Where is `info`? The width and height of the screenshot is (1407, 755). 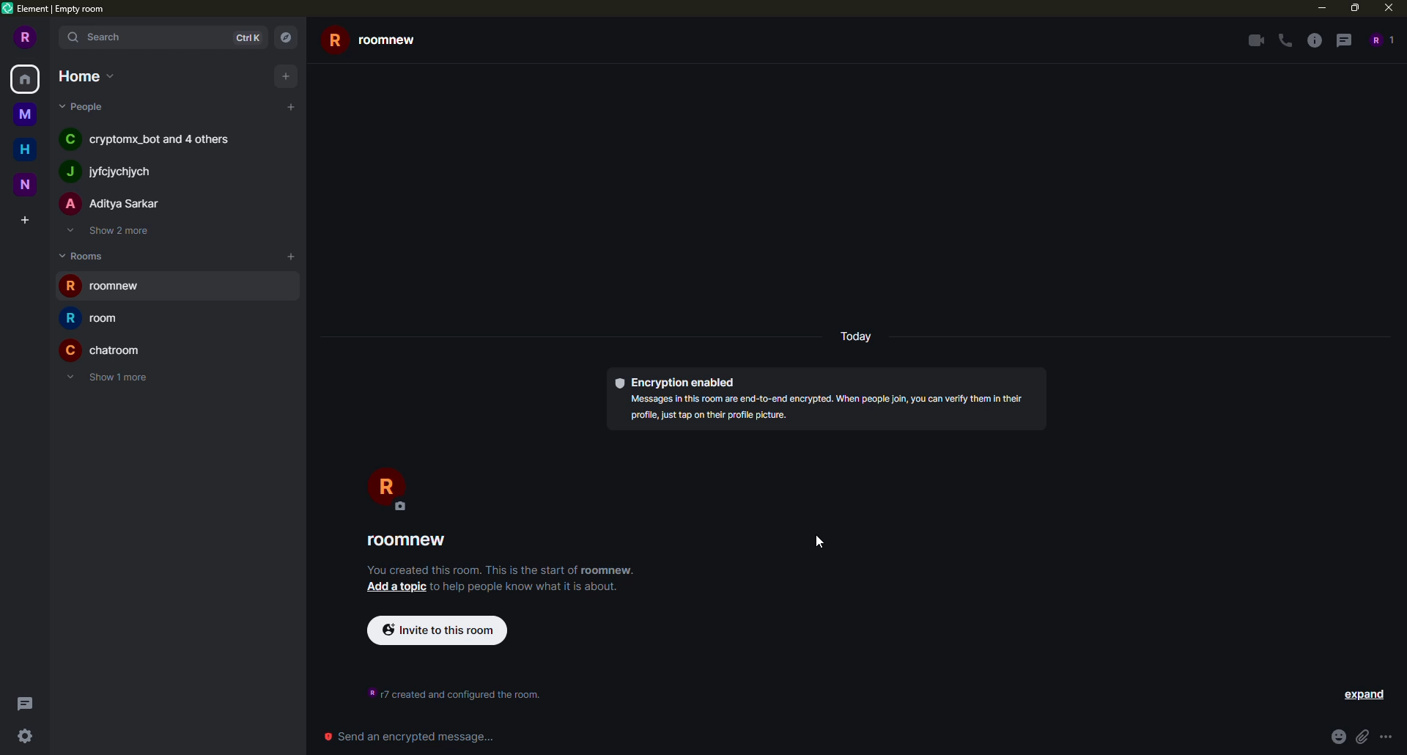
info is located at coordinates (500, 570).